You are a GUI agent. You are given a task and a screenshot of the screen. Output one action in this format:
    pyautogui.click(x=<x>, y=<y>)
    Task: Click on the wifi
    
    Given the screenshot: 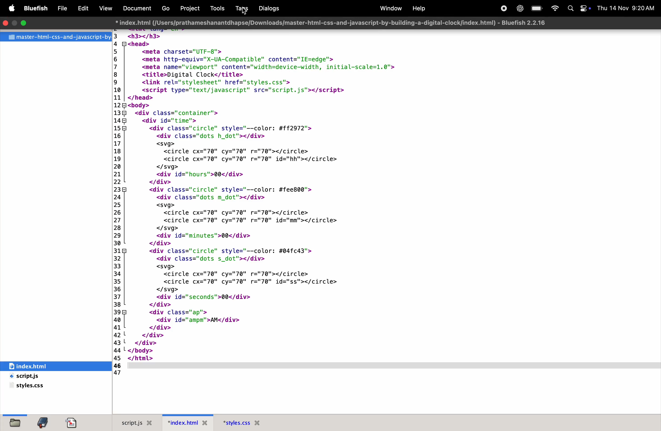 What is the action you would take?
    pyautogui.click(x=555, y=9)
    